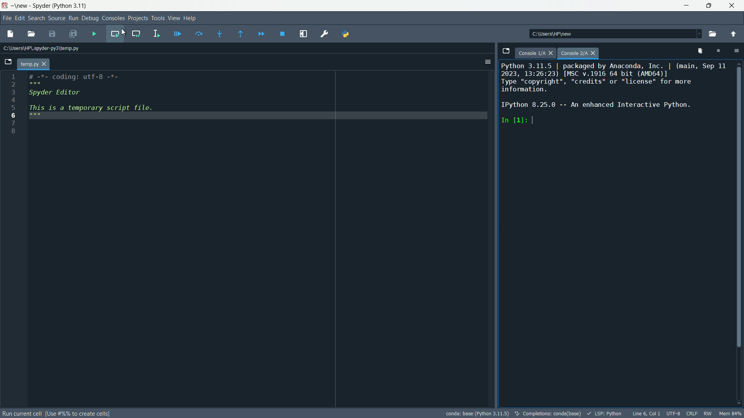 The image size is (744, 418). I want to click on cursor, so click(124, 33).